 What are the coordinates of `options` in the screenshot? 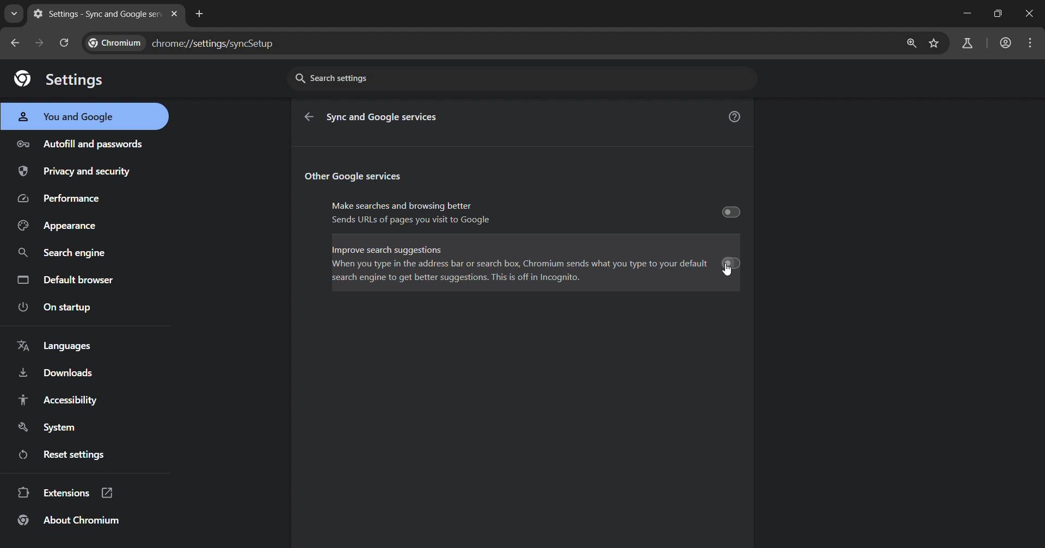 It's located at (1029, 42).